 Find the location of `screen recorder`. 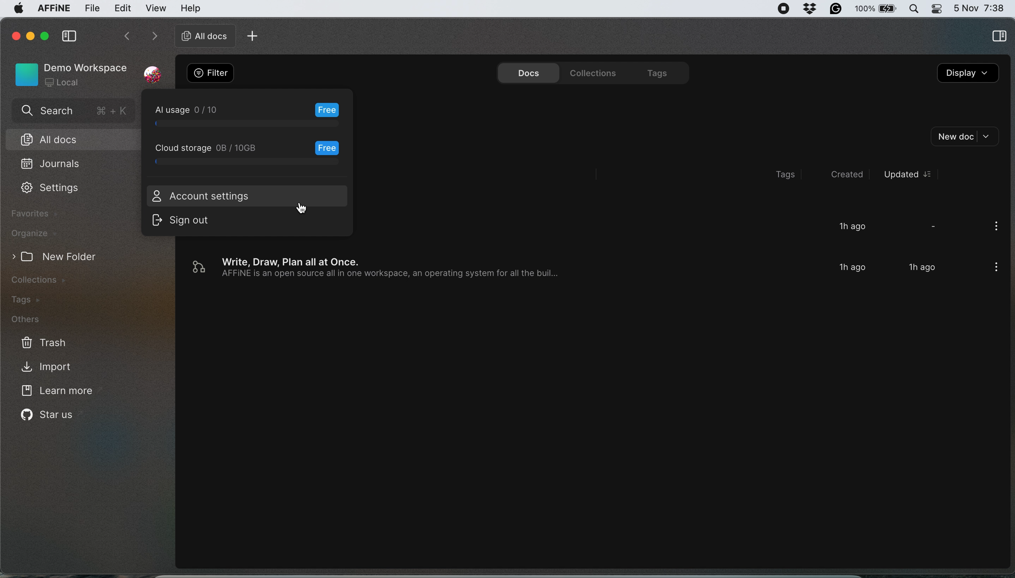

screen recorder is located at coordinates (784, 9).